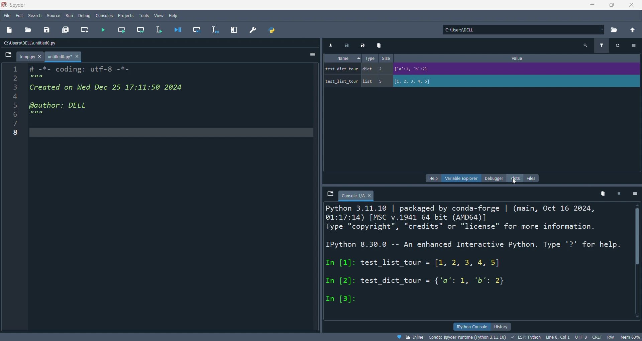  What do you see at coordinates (15, 196) in the screenshot?
I see `line number` at bounding box center [15, 196].